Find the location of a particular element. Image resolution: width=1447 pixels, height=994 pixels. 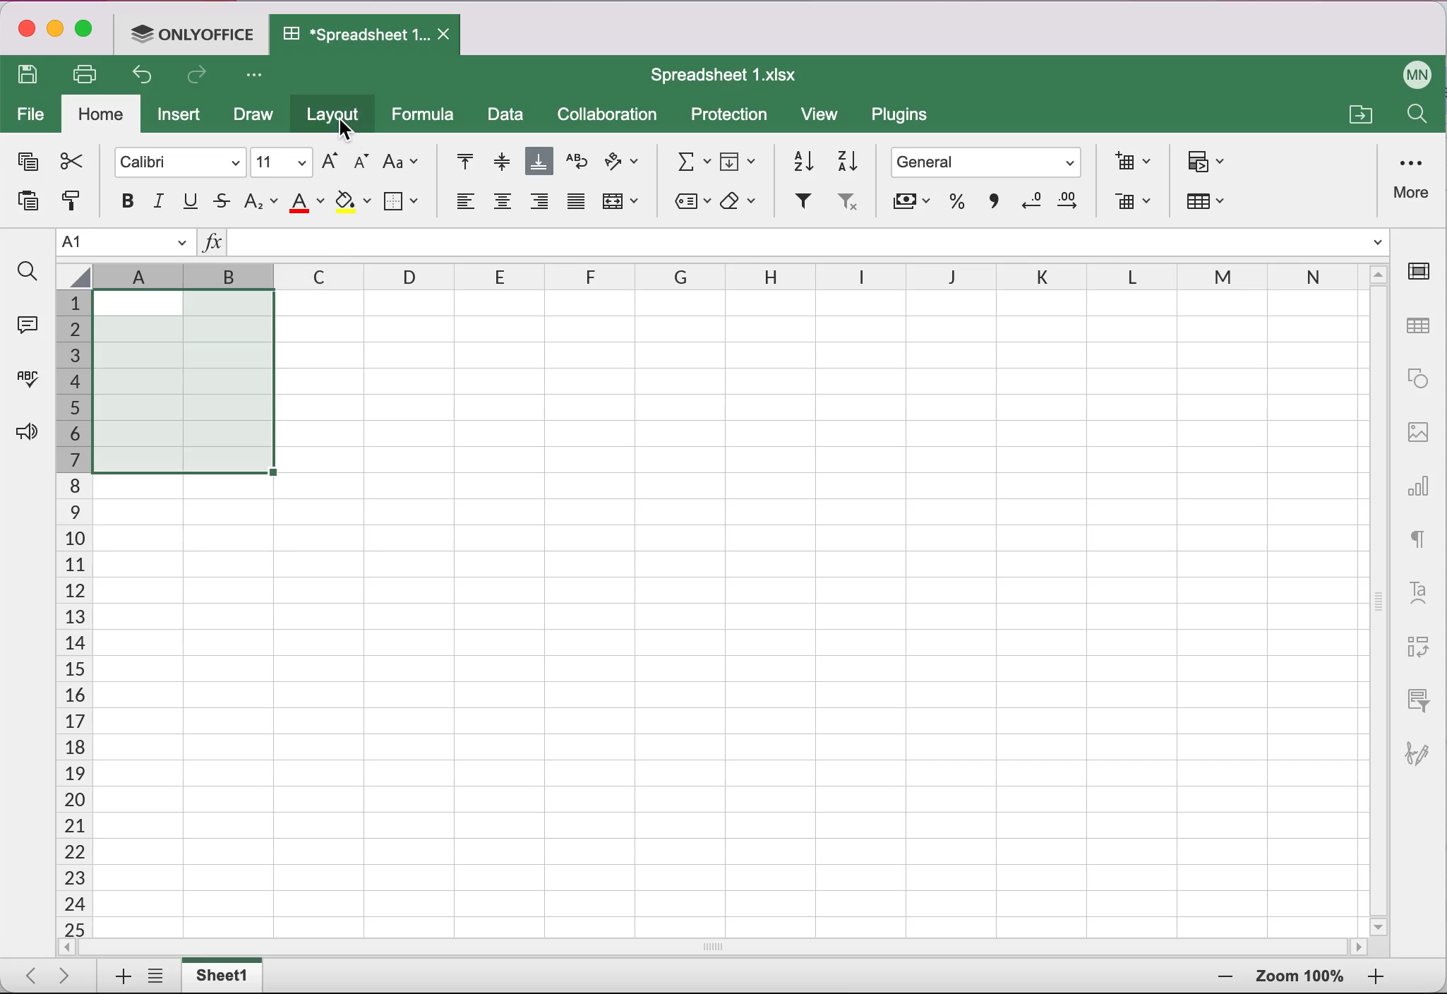

filter is located at coordinates (801, 203).